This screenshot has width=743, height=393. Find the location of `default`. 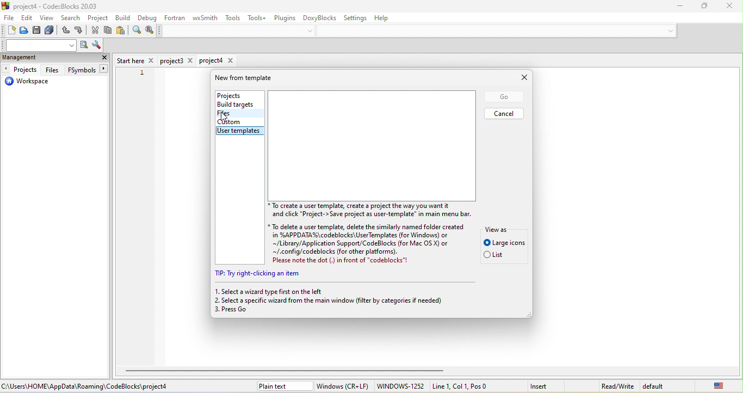

default is located at coordinates (657, 386).